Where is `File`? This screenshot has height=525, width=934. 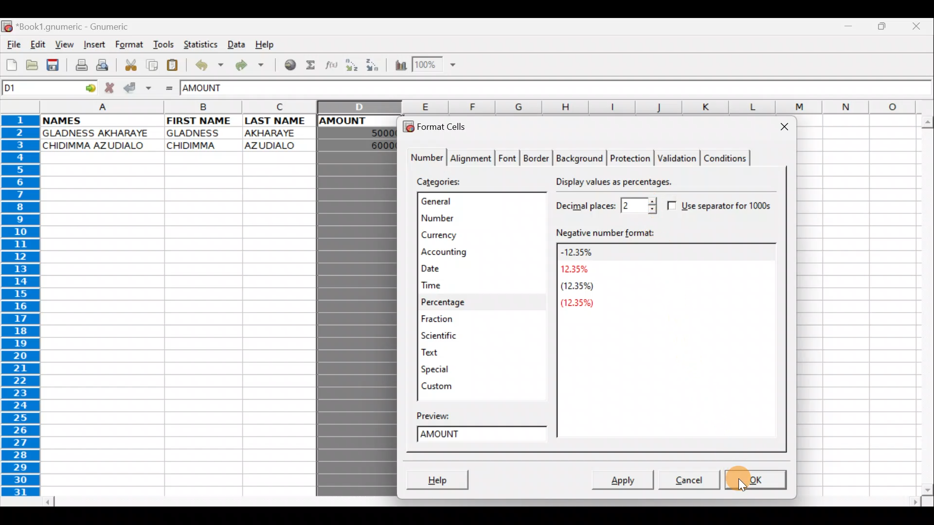 File is located at coordinates (13, 45).